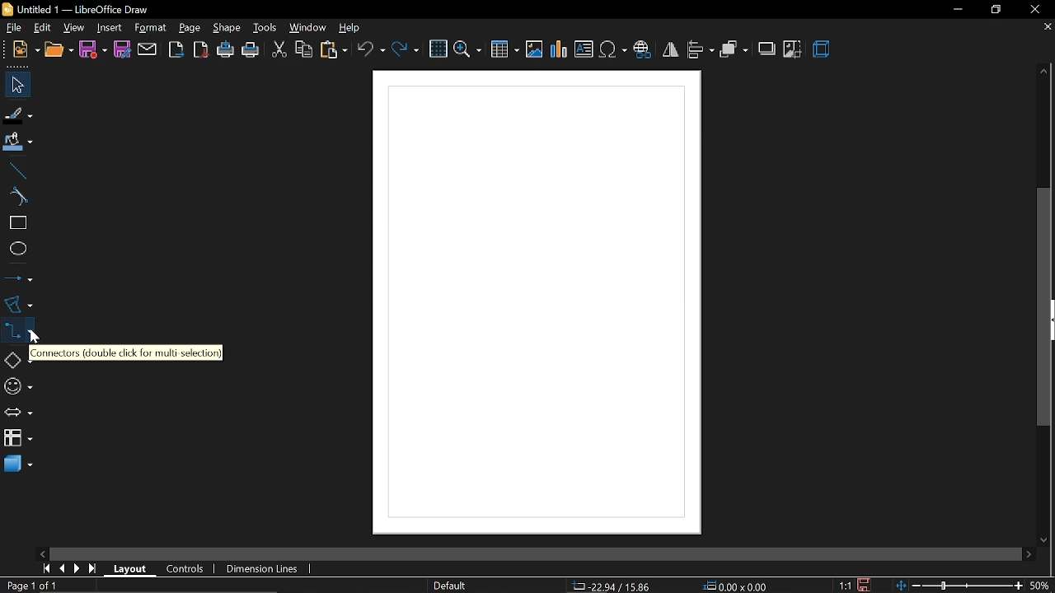  Describe the element at coordinates (61, 569) in the screenshot. I see `previous page` at that location.